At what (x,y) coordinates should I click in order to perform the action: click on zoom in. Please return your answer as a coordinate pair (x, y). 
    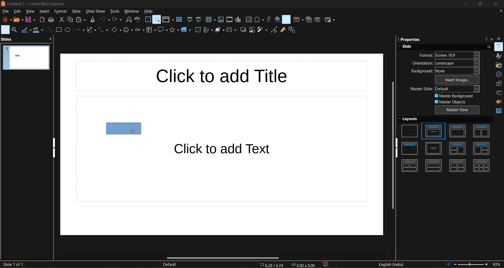
    Looking at the image, I should click on (487, 265).